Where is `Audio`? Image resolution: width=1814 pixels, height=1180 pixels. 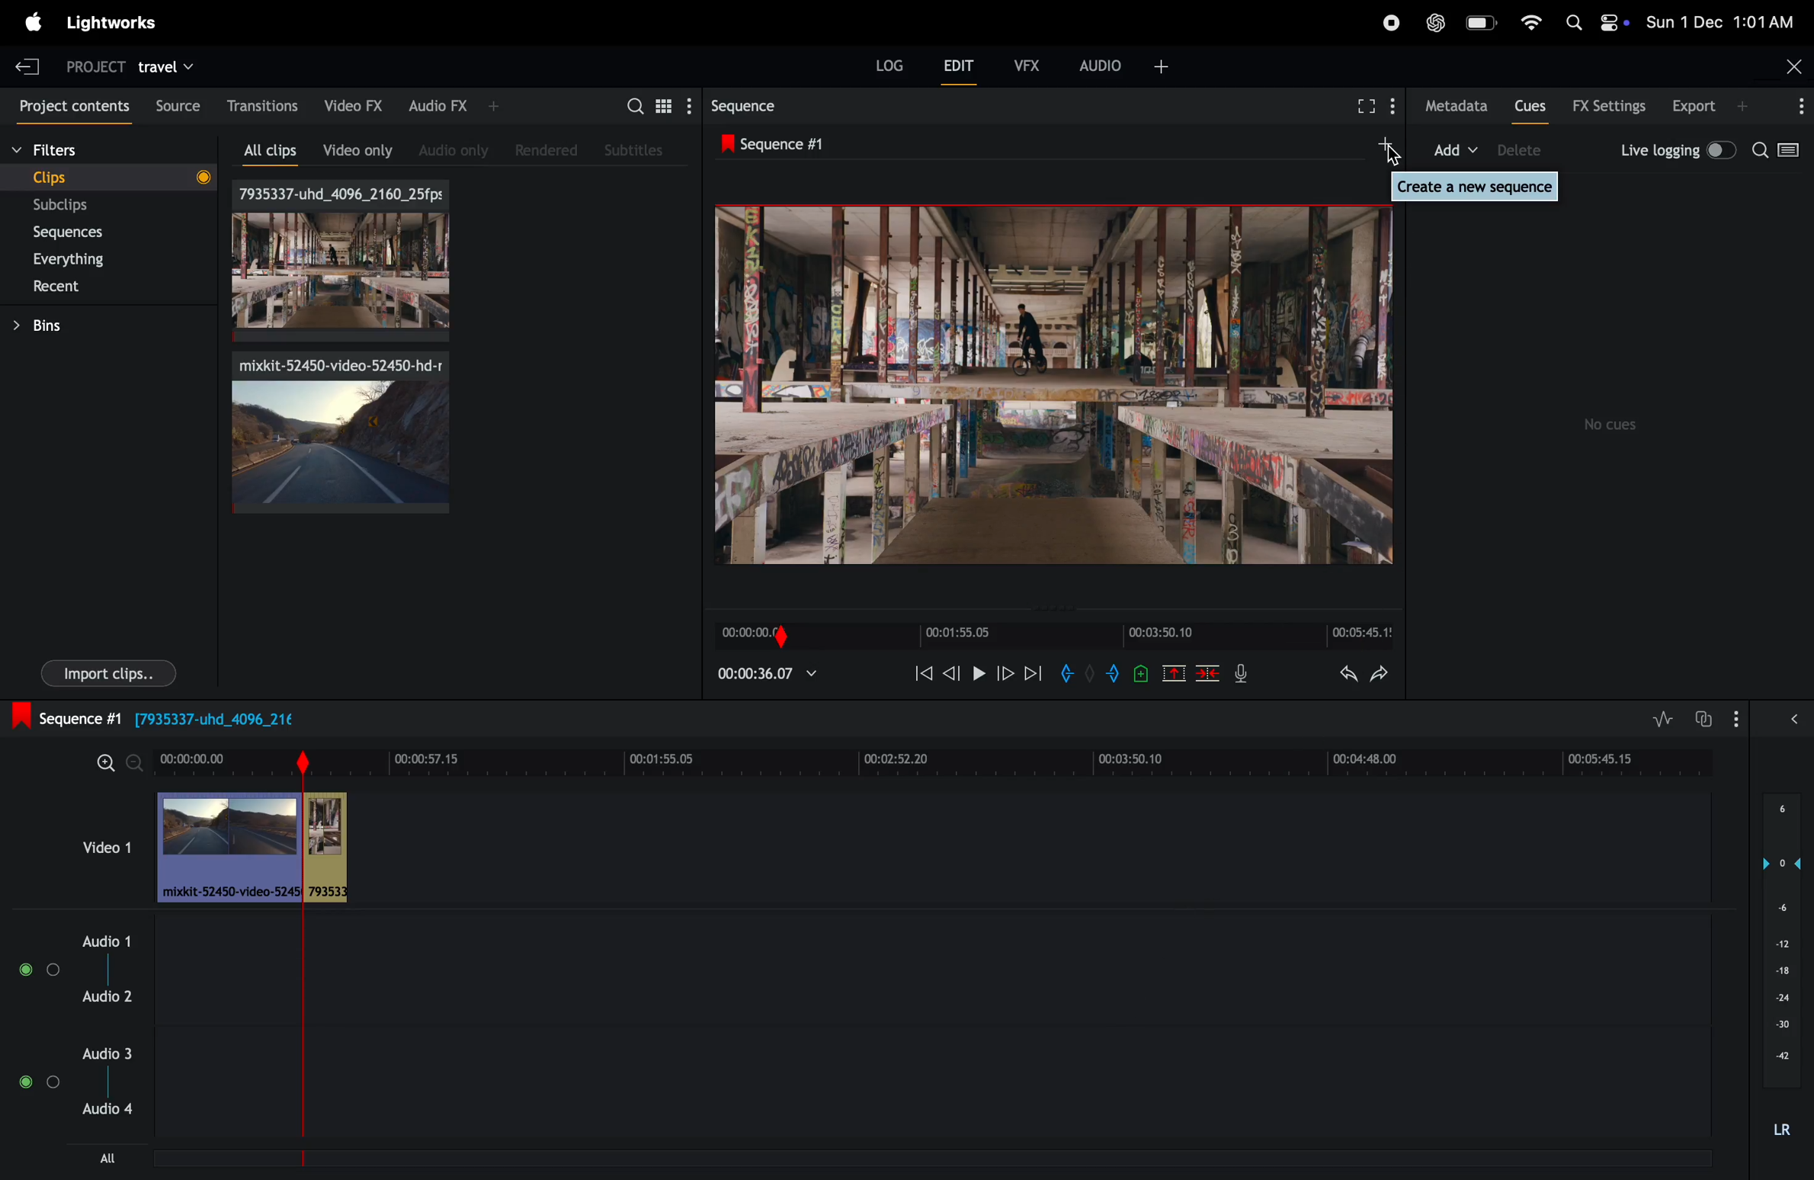 Audio is located at coordinates (38, 1079).